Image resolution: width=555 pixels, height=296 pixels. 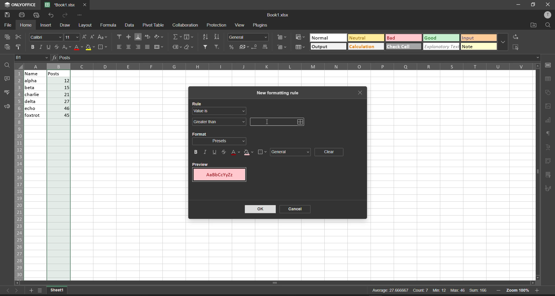 What do you see at coordinates (549, 160) in the screenshot?
I see `pivot table settings` at bounding box center [549, 160].